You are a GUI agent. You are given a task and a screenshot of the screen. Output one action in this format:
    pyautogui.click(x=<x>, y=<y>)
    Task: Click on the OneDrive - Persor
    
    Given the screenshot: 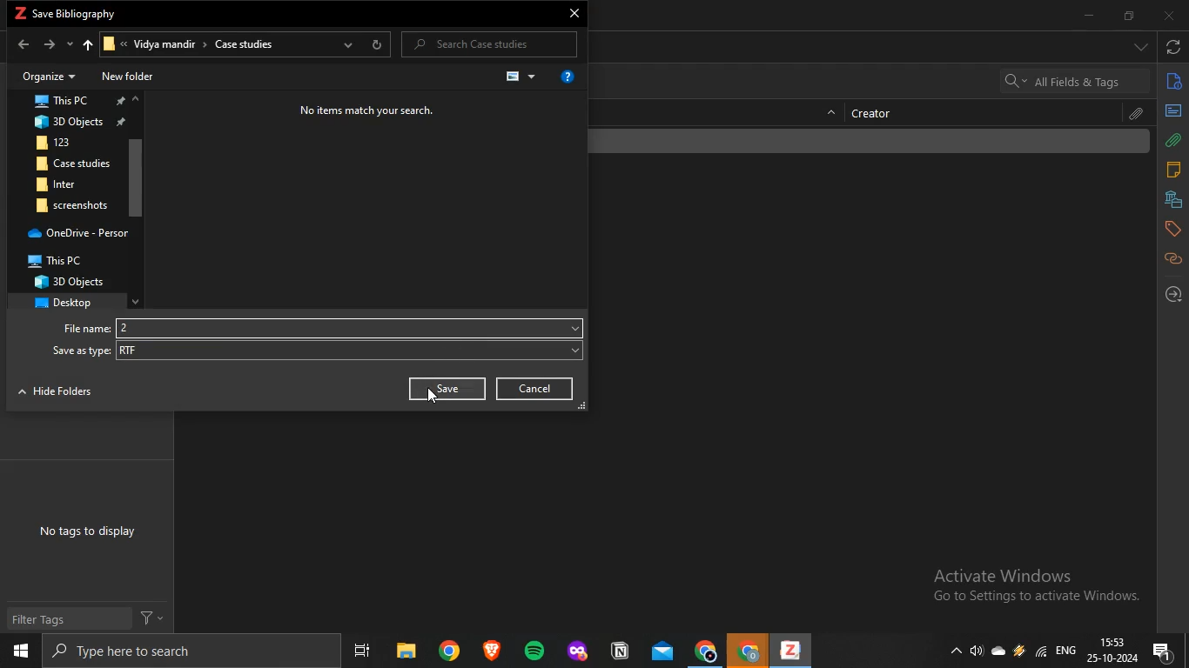 What is the action you would take?
    pyautogui.click(x=81, y=235)
    